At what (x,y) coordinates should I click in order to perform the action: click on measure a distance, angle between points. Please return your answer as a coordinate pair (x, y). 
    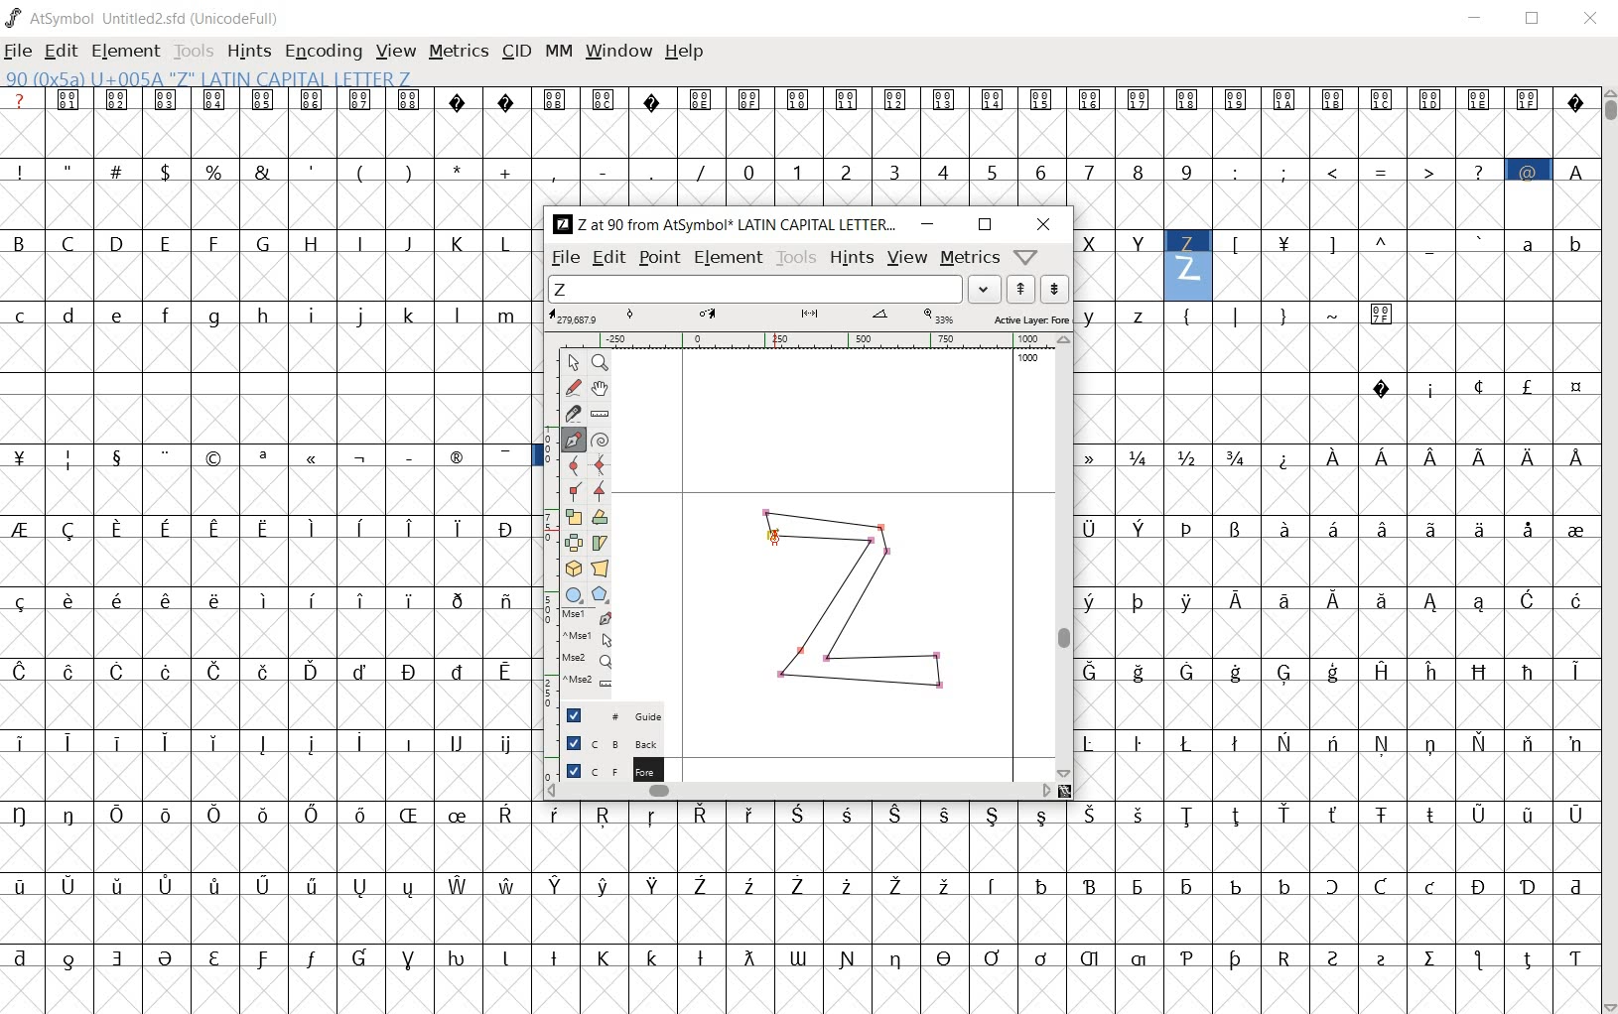
    Looking at the image, I should click on (599, 413).